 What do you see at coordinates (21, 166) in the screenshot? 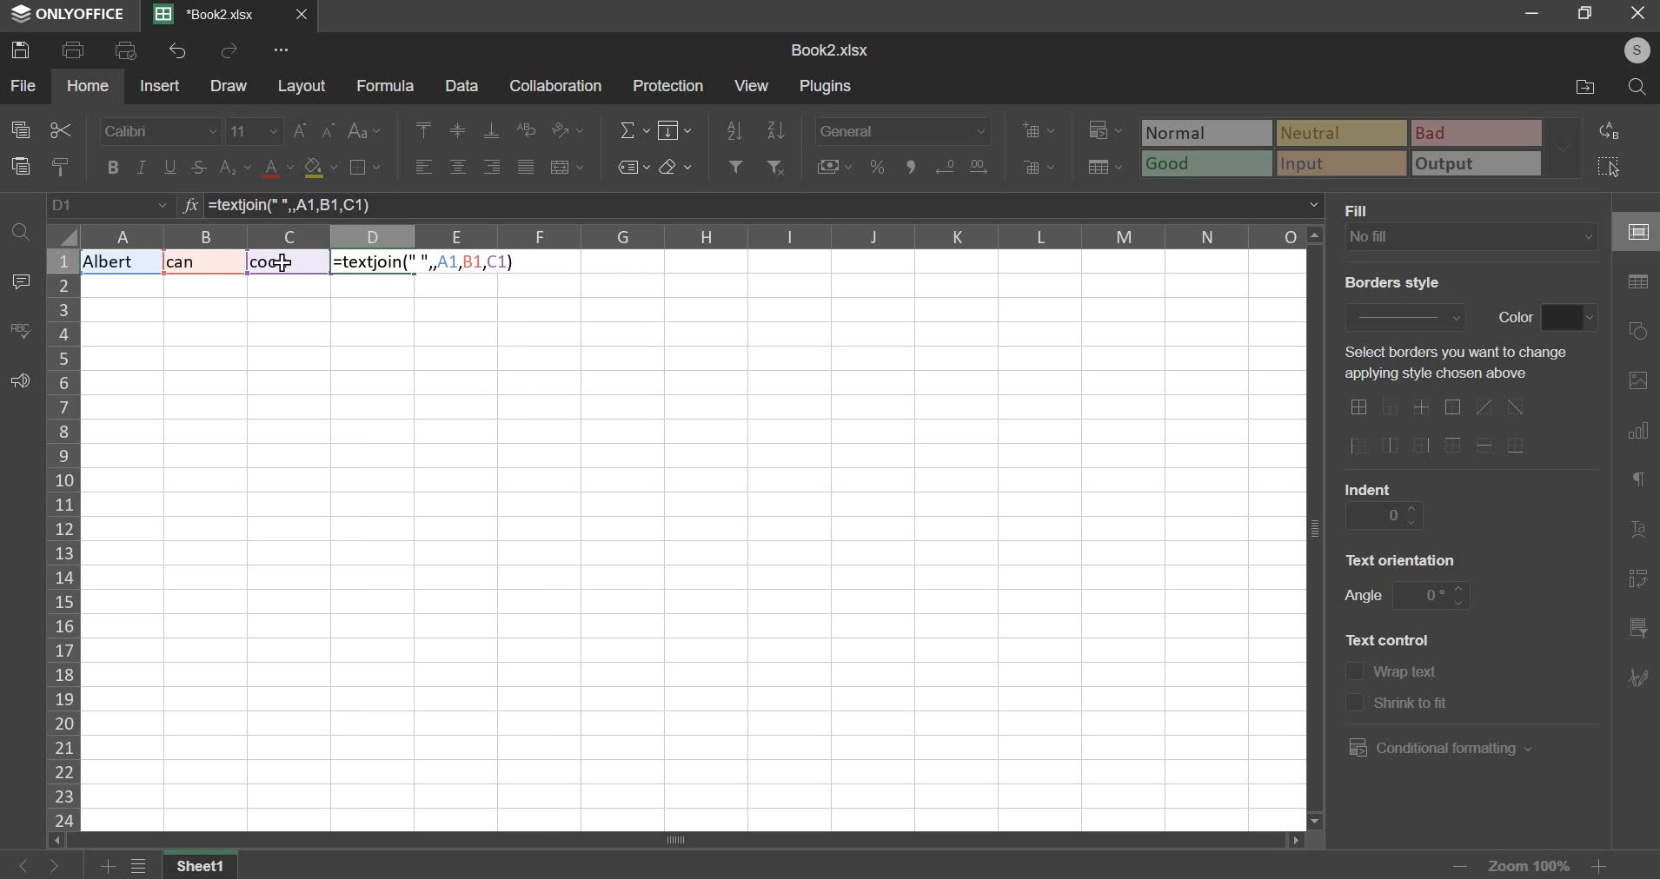
I see `paste` at bounding box center [21, 166].